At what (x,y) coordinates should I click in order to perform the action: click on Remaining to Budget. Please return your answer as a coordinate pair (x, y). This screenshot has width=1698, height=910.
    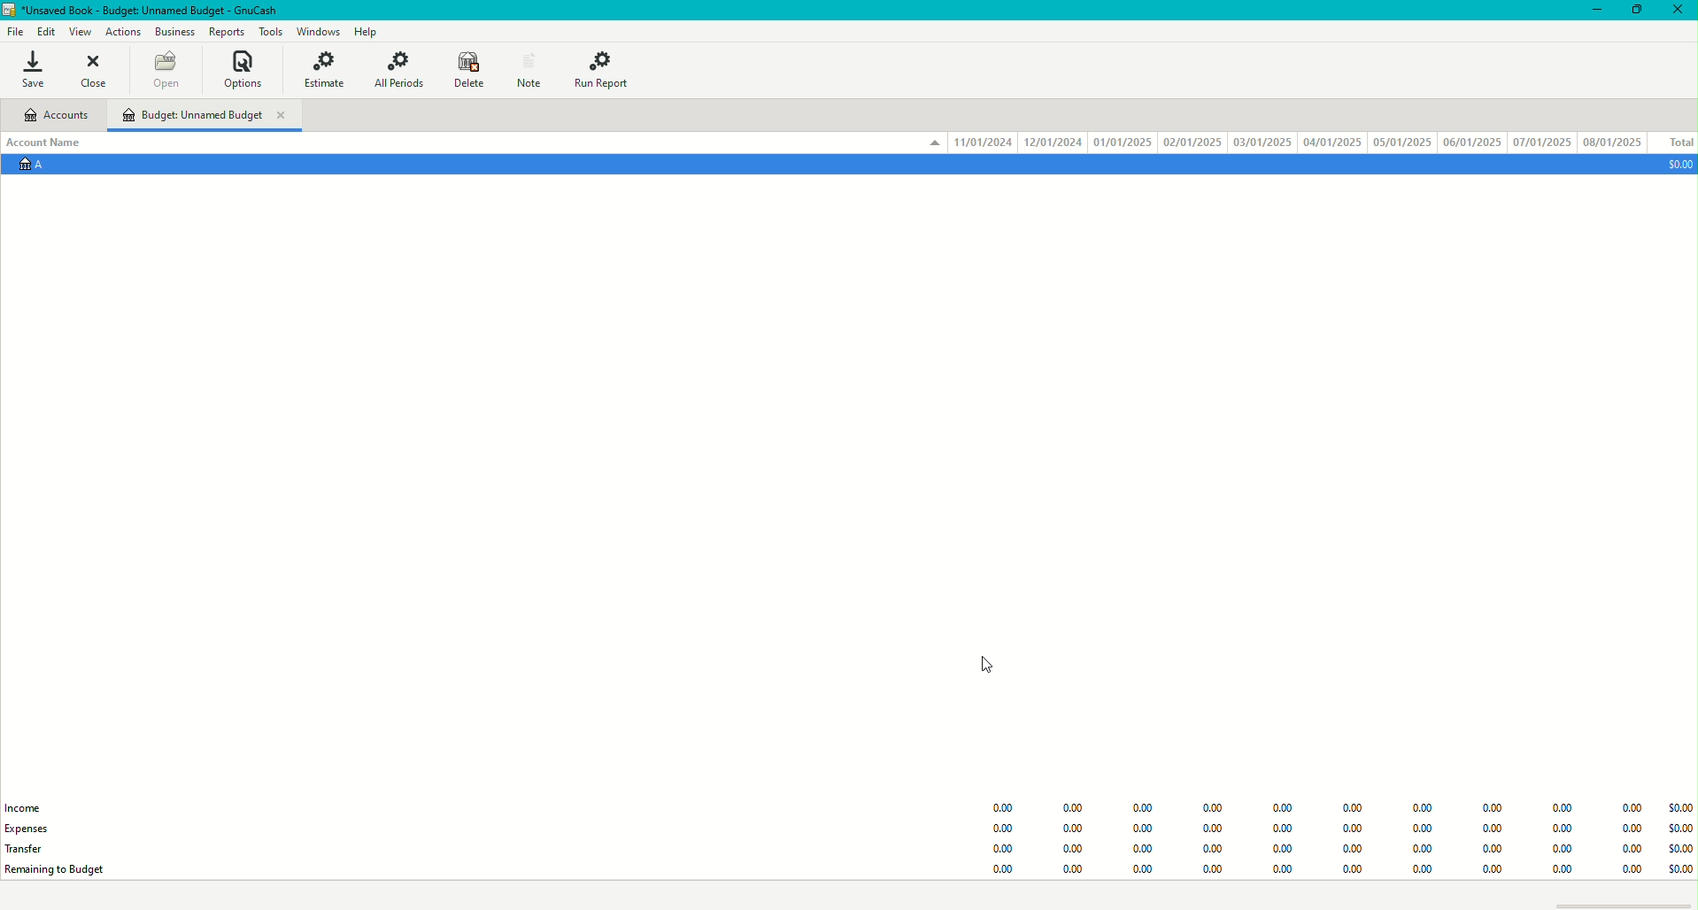
    Looking at the image, I should click on (58, 869).